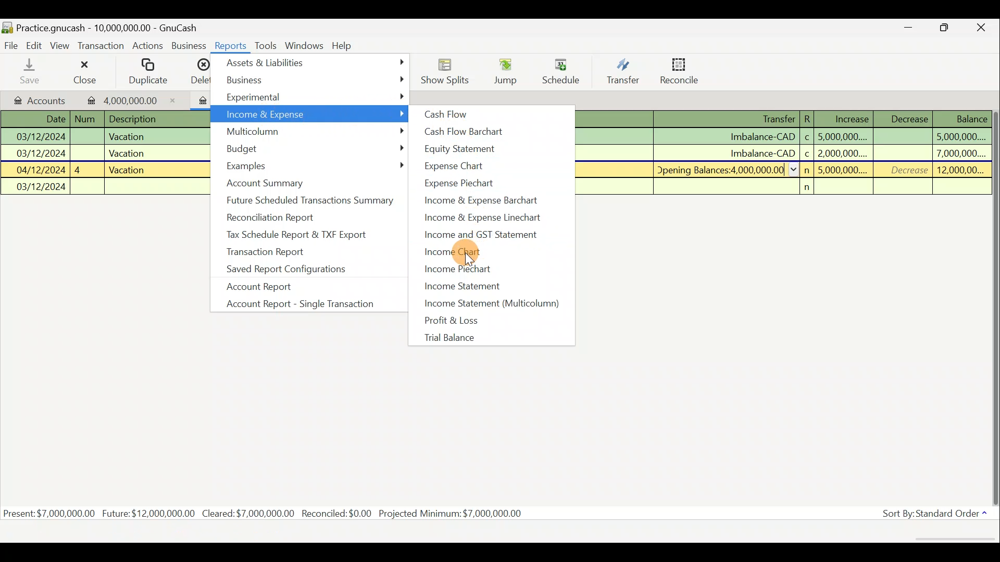 Image resolution: width=1000 pixels, height=562 pixels. I want to click on Imbalance-CAD, so click(761, 154).